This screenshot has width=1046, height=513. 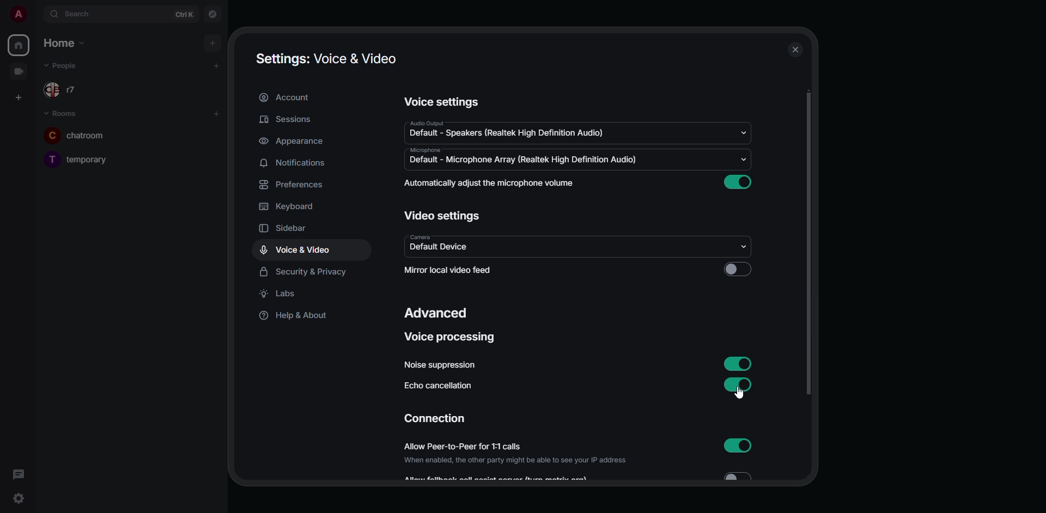 What do you see at coordinates (15, 498) in the screenshot?
I see `quick settings` at bounding box center [15, 498].